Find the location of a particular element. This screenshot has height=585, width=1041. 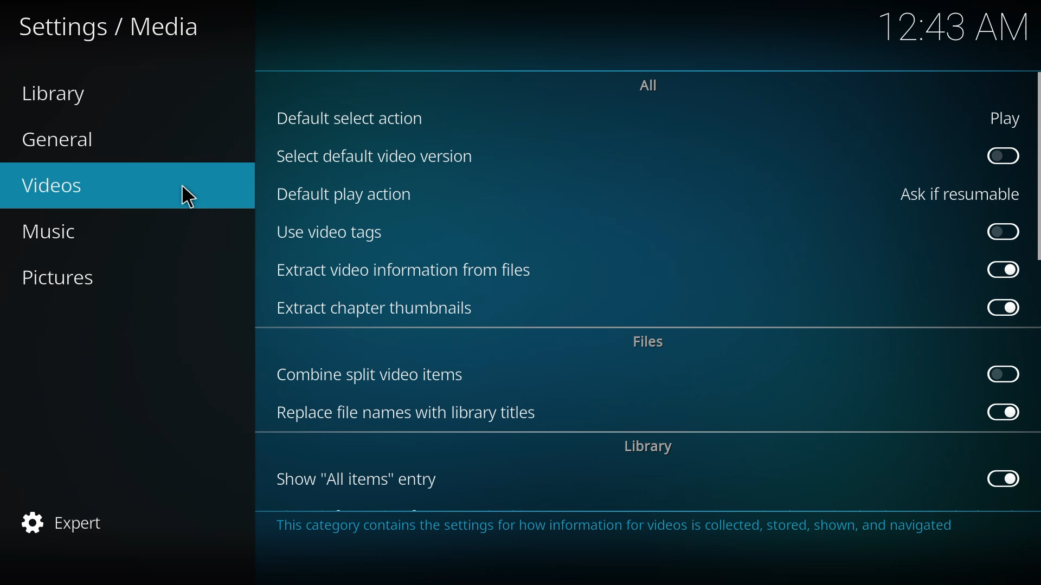

settings media is located at coordinates (115, 28).